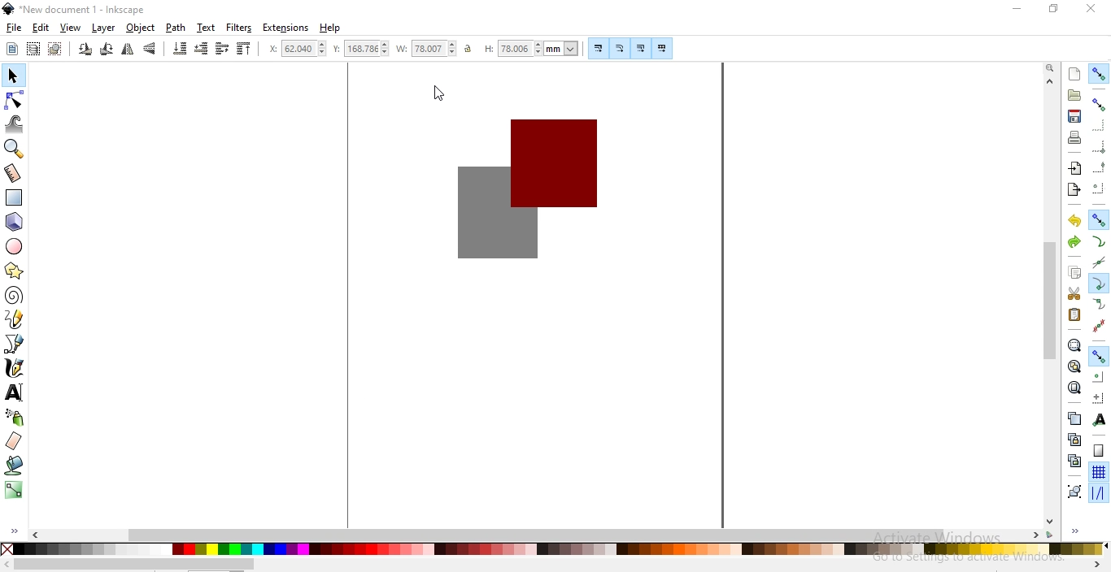 This screenshot has width=1111, height=572. What do you see at coordinates (244, 50) in the screenshot?
I see `raise selection to top` at bounding box center [244, 50].